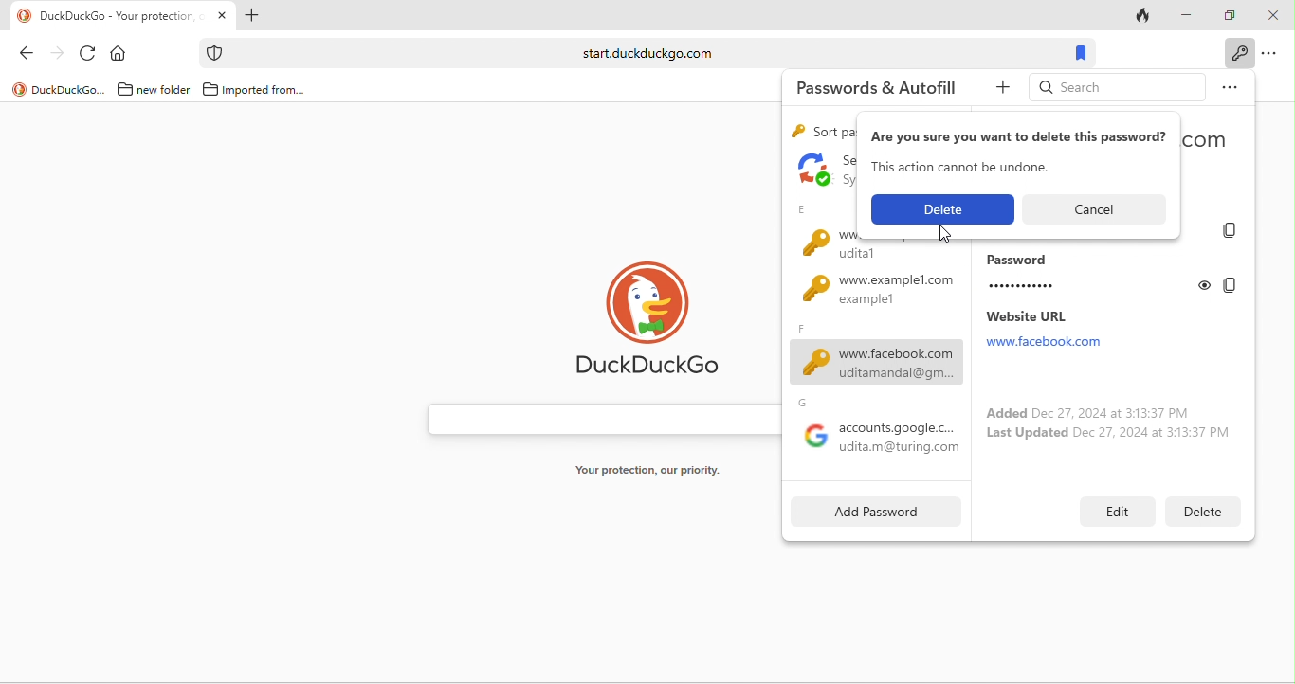  What do you see at coordinates (1195, 511) in the screenshot?
I see `delete` at bounding box center [1195, 511].